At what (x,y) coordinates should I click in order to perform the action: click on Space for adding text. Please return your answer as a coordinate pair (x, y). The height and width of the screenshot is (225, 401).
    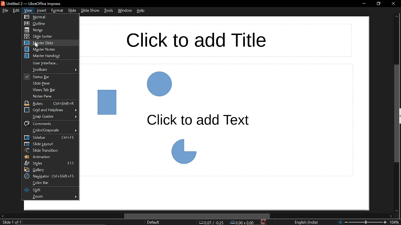
    Looking at the image, I should click on (217, 120).